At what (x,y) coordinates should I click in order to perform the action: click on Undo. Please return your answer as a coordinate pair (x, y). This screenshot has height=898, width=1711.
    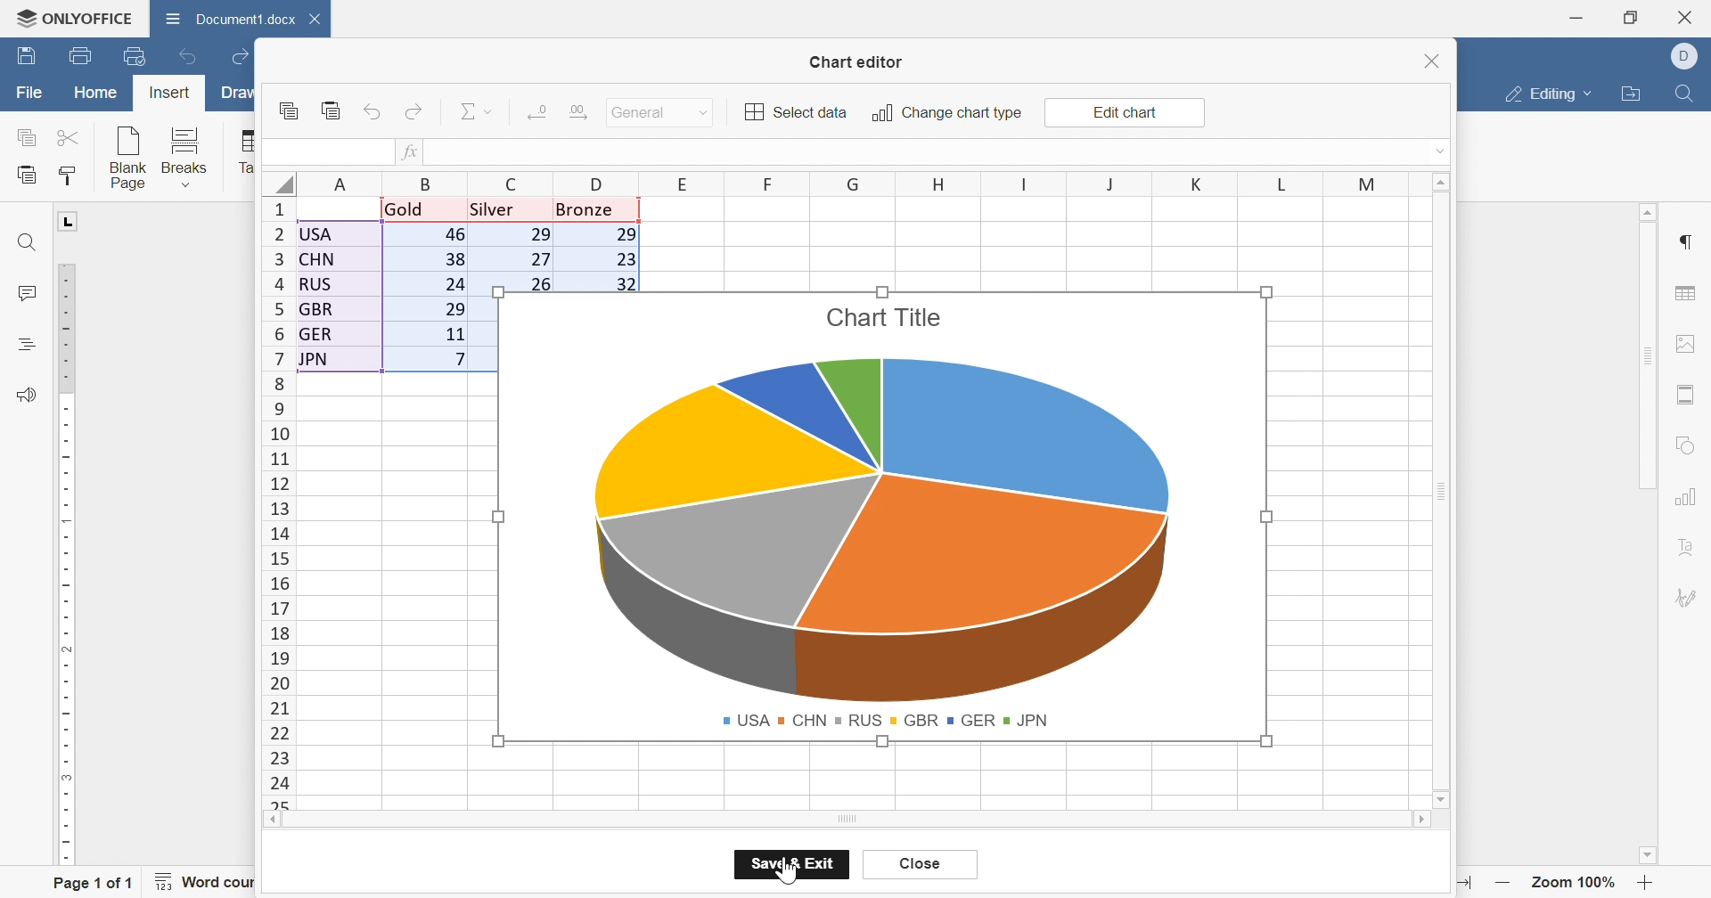
    Looking at the image, I should click on (372, 111).